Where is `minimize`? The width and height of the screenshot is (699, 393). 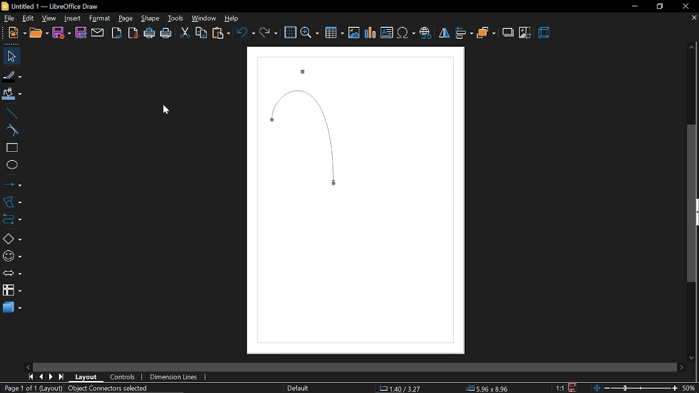 minimize is located at coordinates (632, 7).